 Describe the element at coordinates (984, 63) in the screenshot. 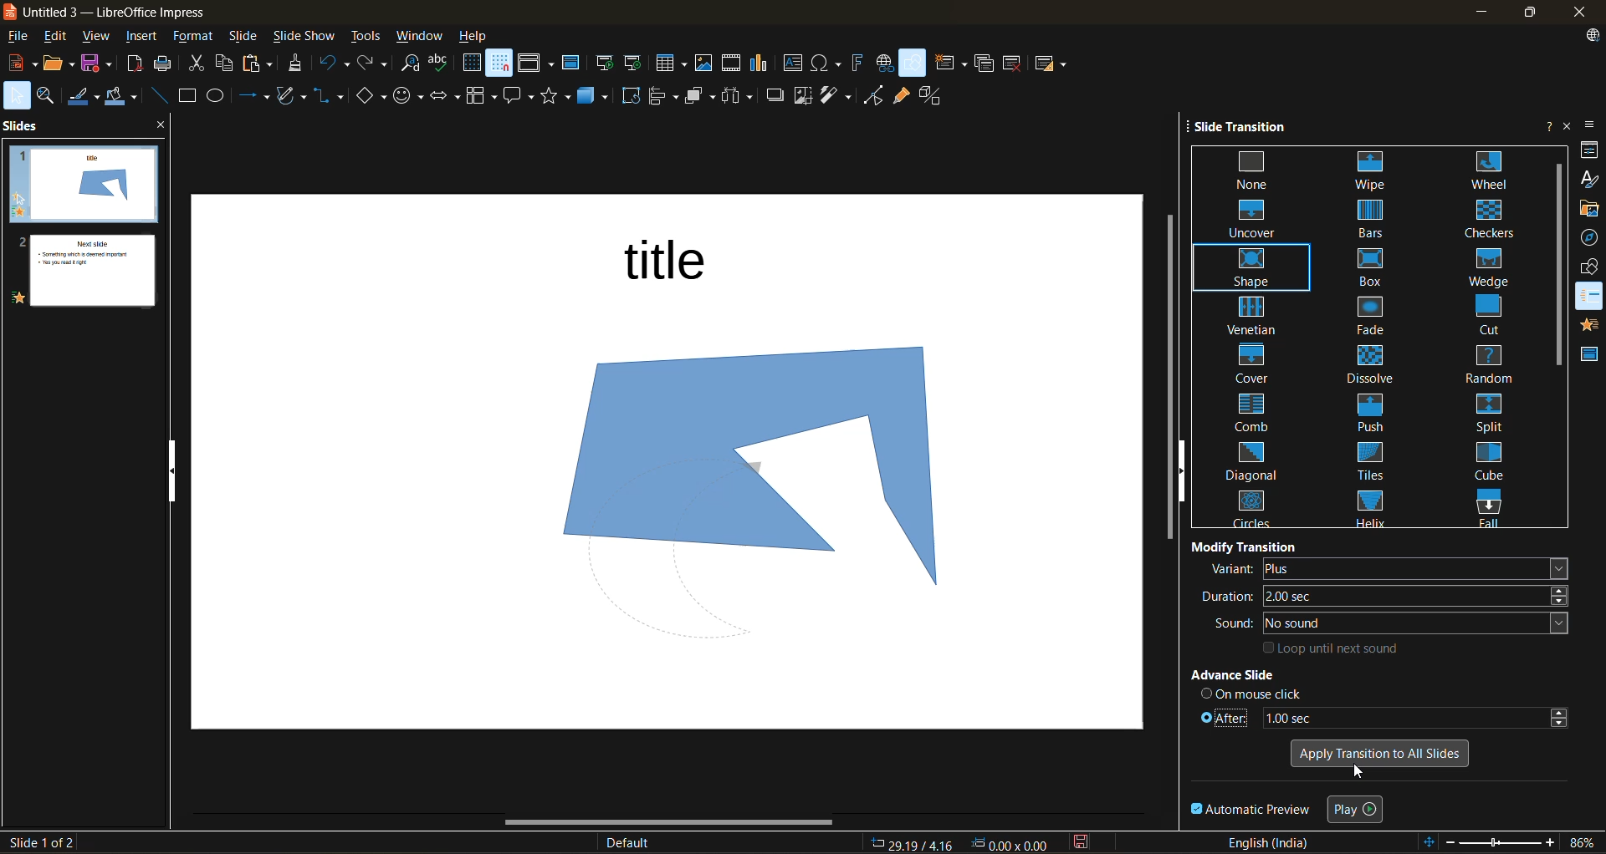

I see `duplicate slide` at that location.